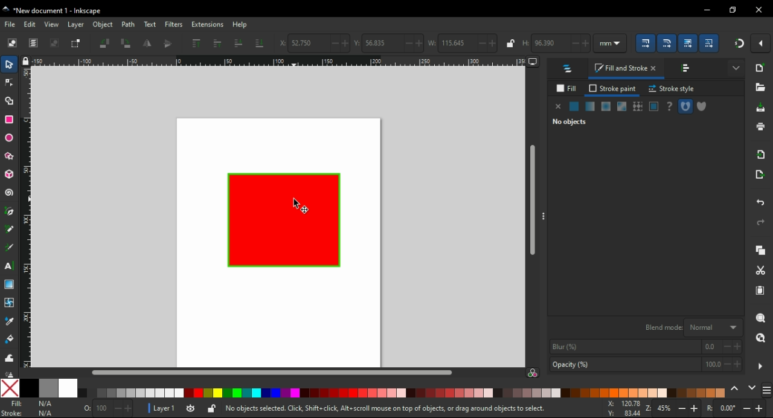 The width and height of the screenshot is (773, 418). Describe the element at coordinates (455, 43) in the screenshot. I see `115` at that location.